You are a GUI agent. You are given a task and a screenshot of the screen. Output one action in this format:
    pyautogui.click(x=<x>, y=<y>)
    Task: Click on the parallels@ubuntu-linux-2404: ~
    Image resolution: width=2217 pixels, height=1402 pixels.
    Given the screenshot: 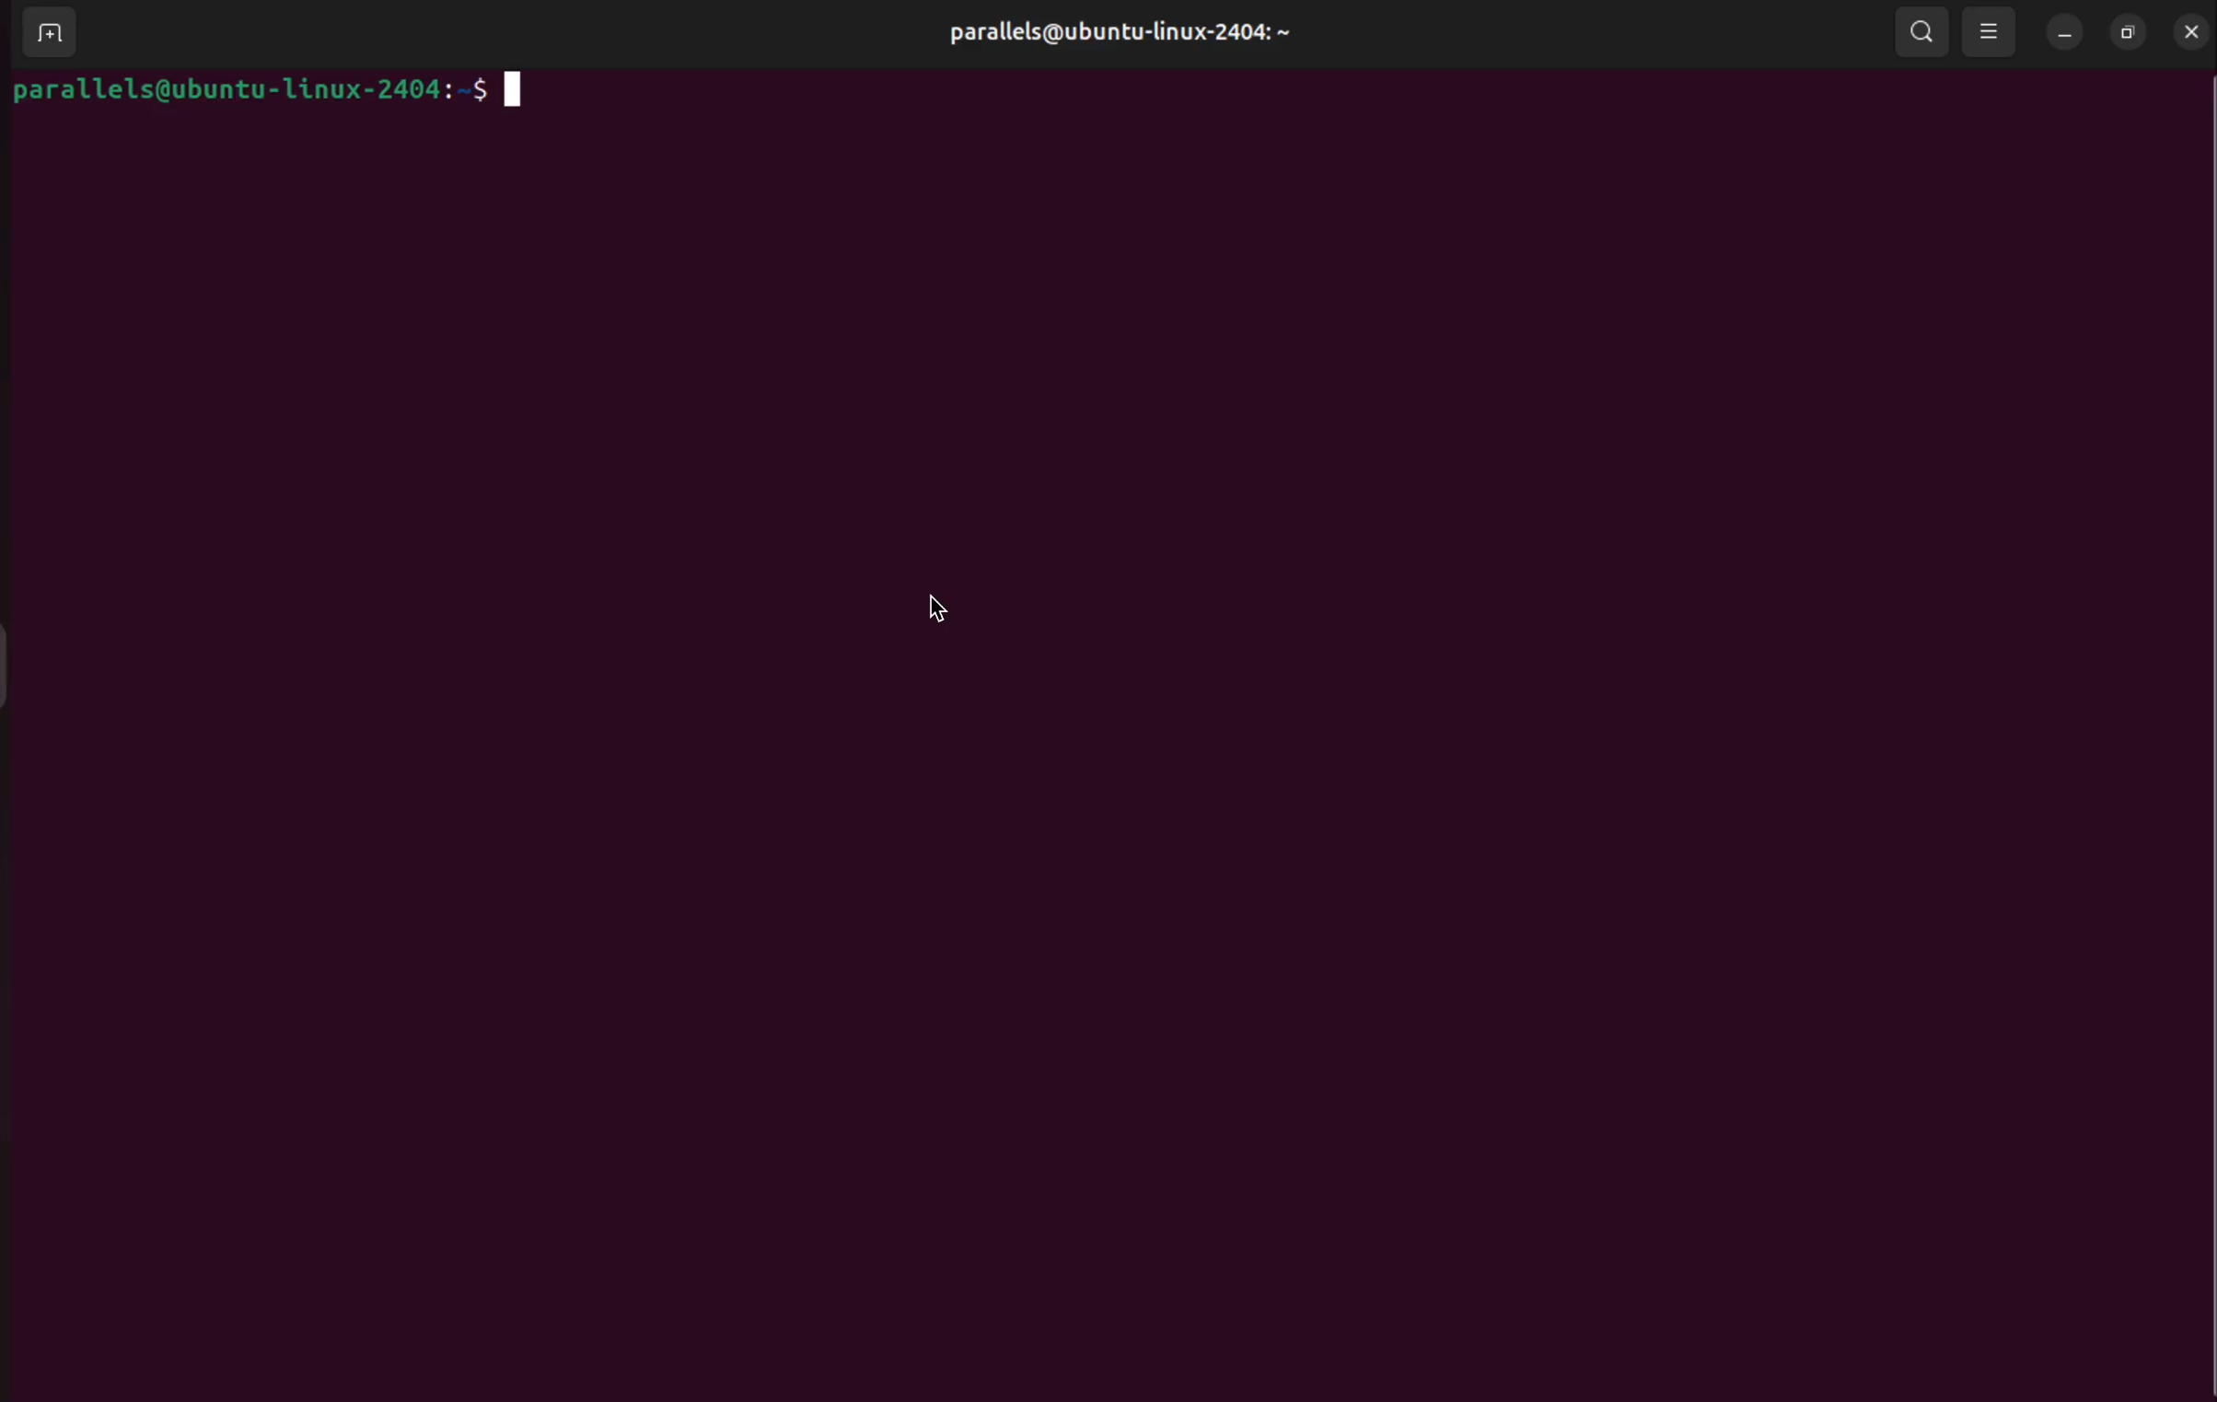 What is the action you would take?
    pyautogui.click(x=1125, y=42)
    